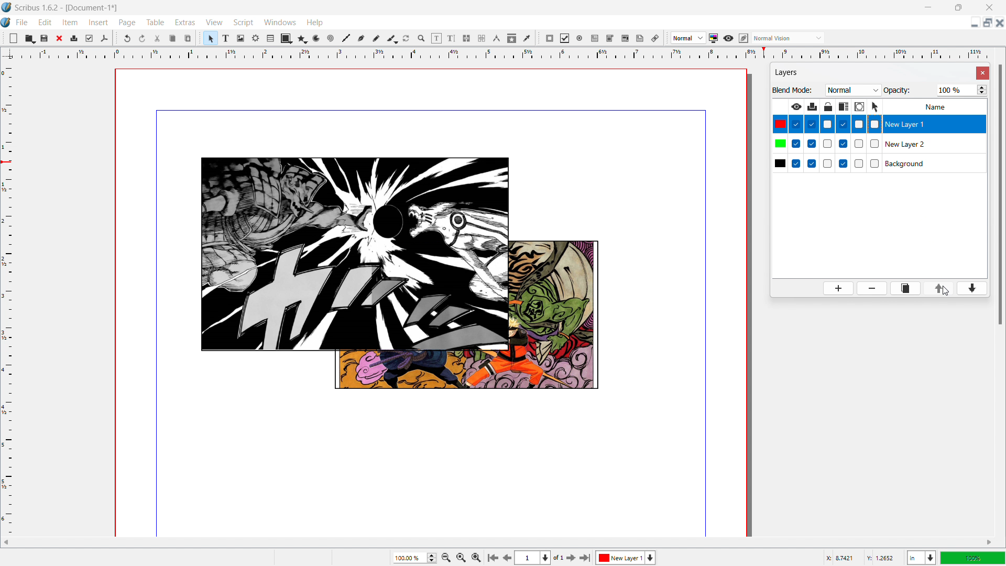  Describe the element at coordinates (812, 107) in the screenshot. I see `print layer` at that location.